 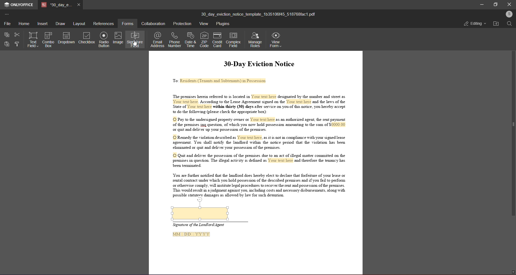 I want to click on dropdown, so click(x=66, y=38).